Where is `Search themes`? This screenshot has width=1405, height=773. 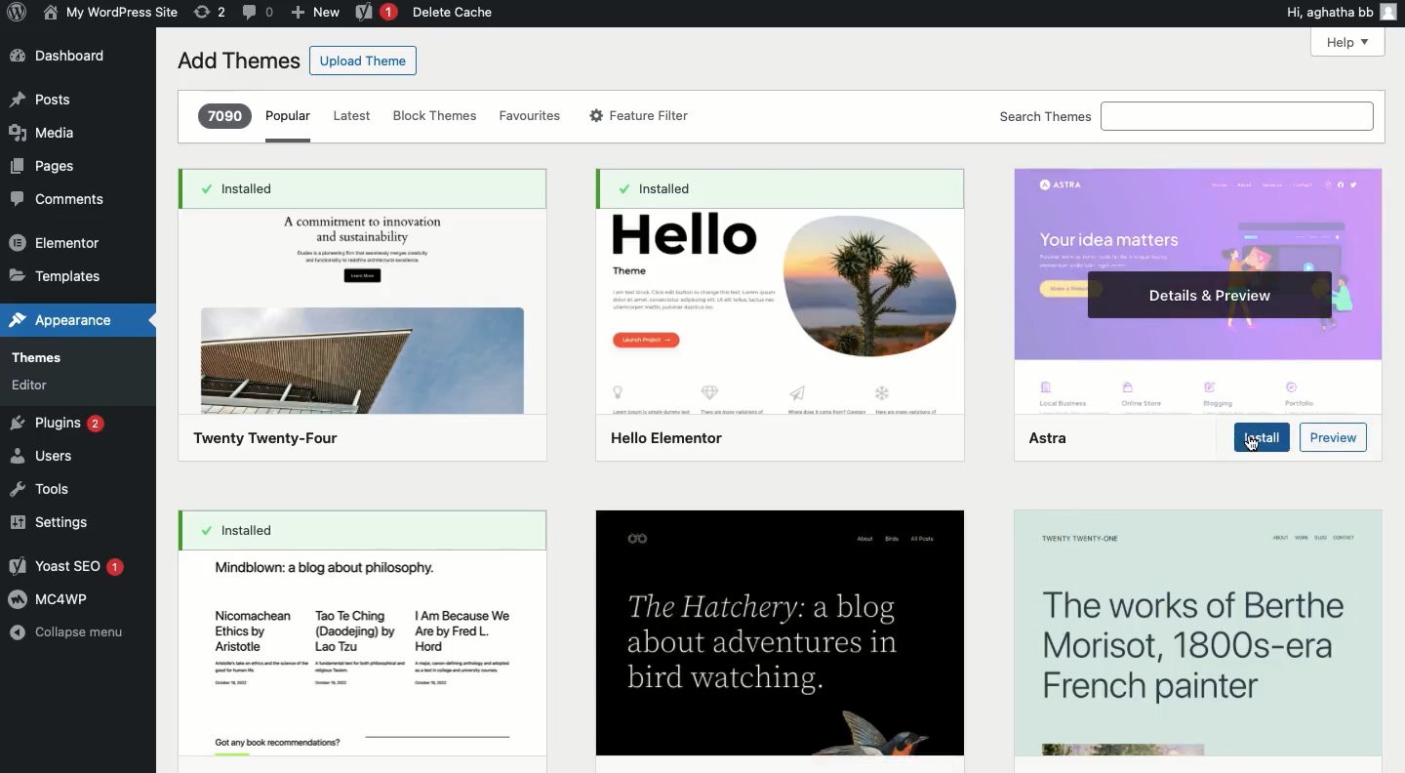 Search themes is located at coordinates (1184, 116).